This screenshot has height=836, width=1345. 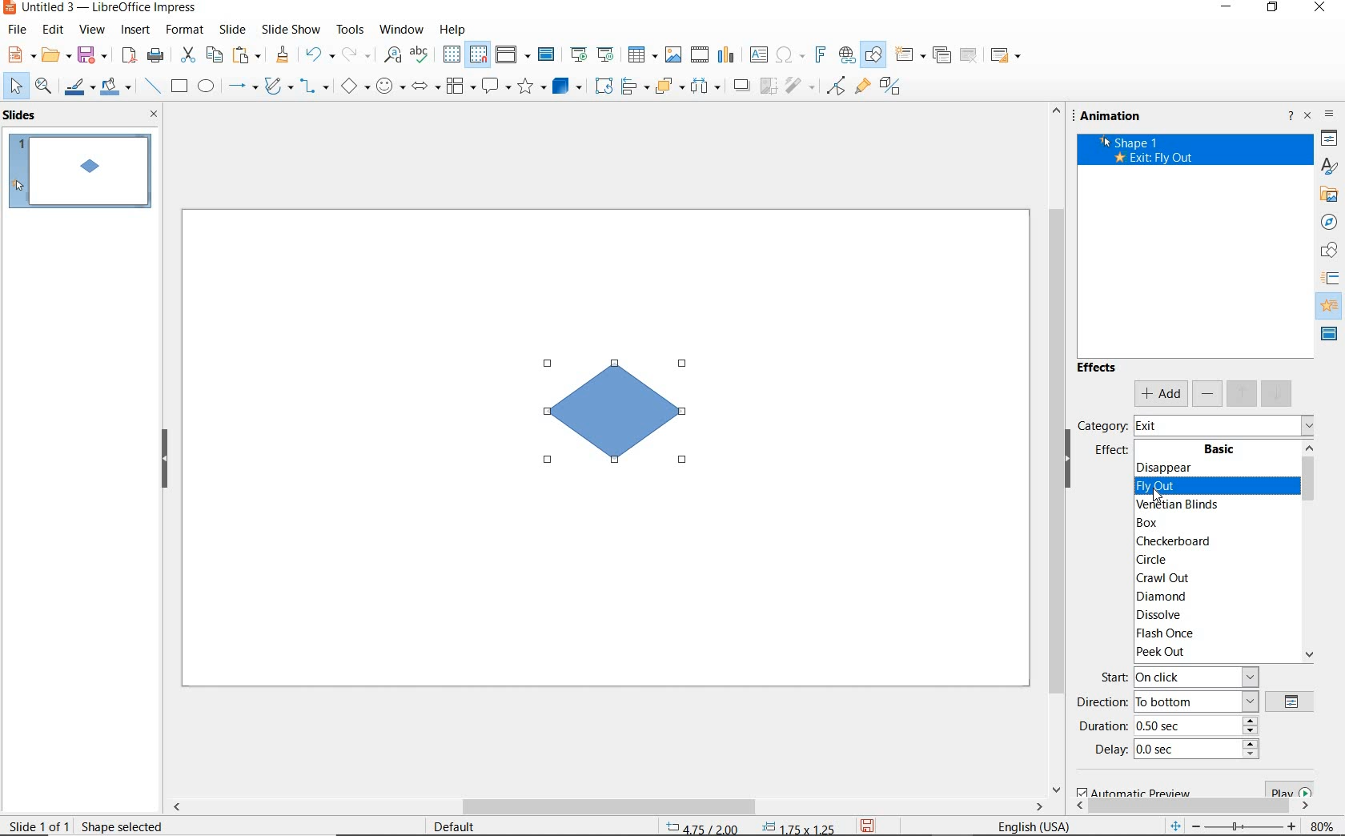 What do you see at coordinates (862, 88) in the screenshot?
I see `show gluepoint functions` at bounding box center [862, 88].